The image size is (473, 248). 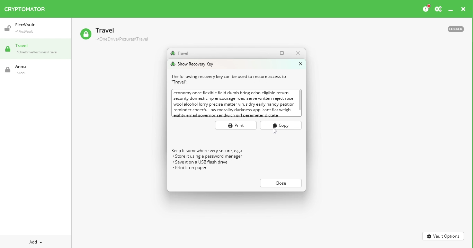 I want to click on Vault options, so click(x=444, y=236).